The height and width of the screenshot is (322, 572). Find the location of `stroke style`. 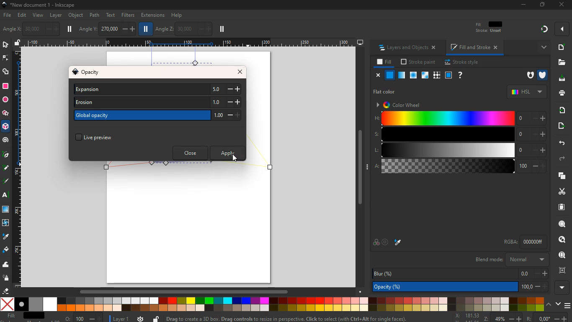

stroke style is located at coordinates (461, 62).